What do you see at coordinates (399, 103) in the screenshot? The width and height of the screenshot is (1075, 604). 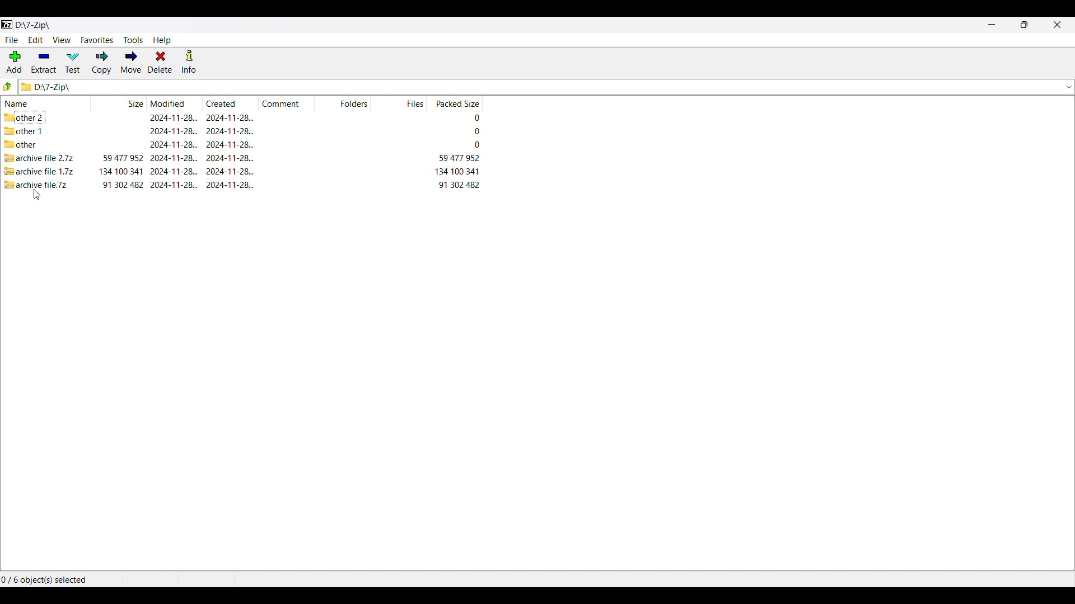 I see `Files column` at bounding box center [399, 103].